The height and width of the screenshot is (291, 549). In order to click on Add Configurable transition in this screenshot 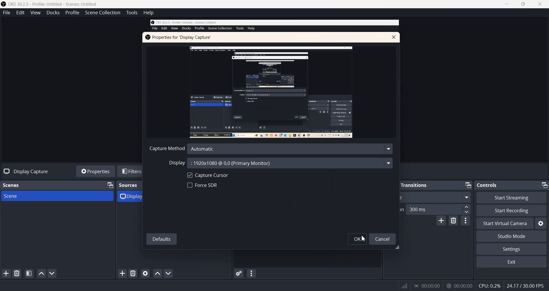, I will do `click(441, 221)`.